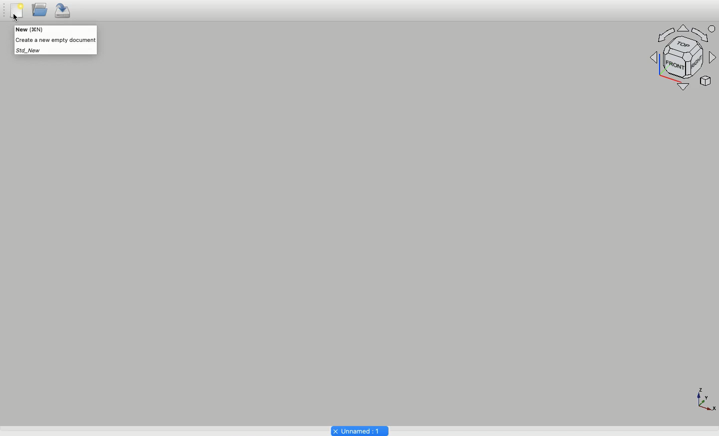 This screenshot has height=436, width=719. What do you see at coordinates (705, 398) in the screenshot?
I see `Axis` at bounding box center [705, 398].